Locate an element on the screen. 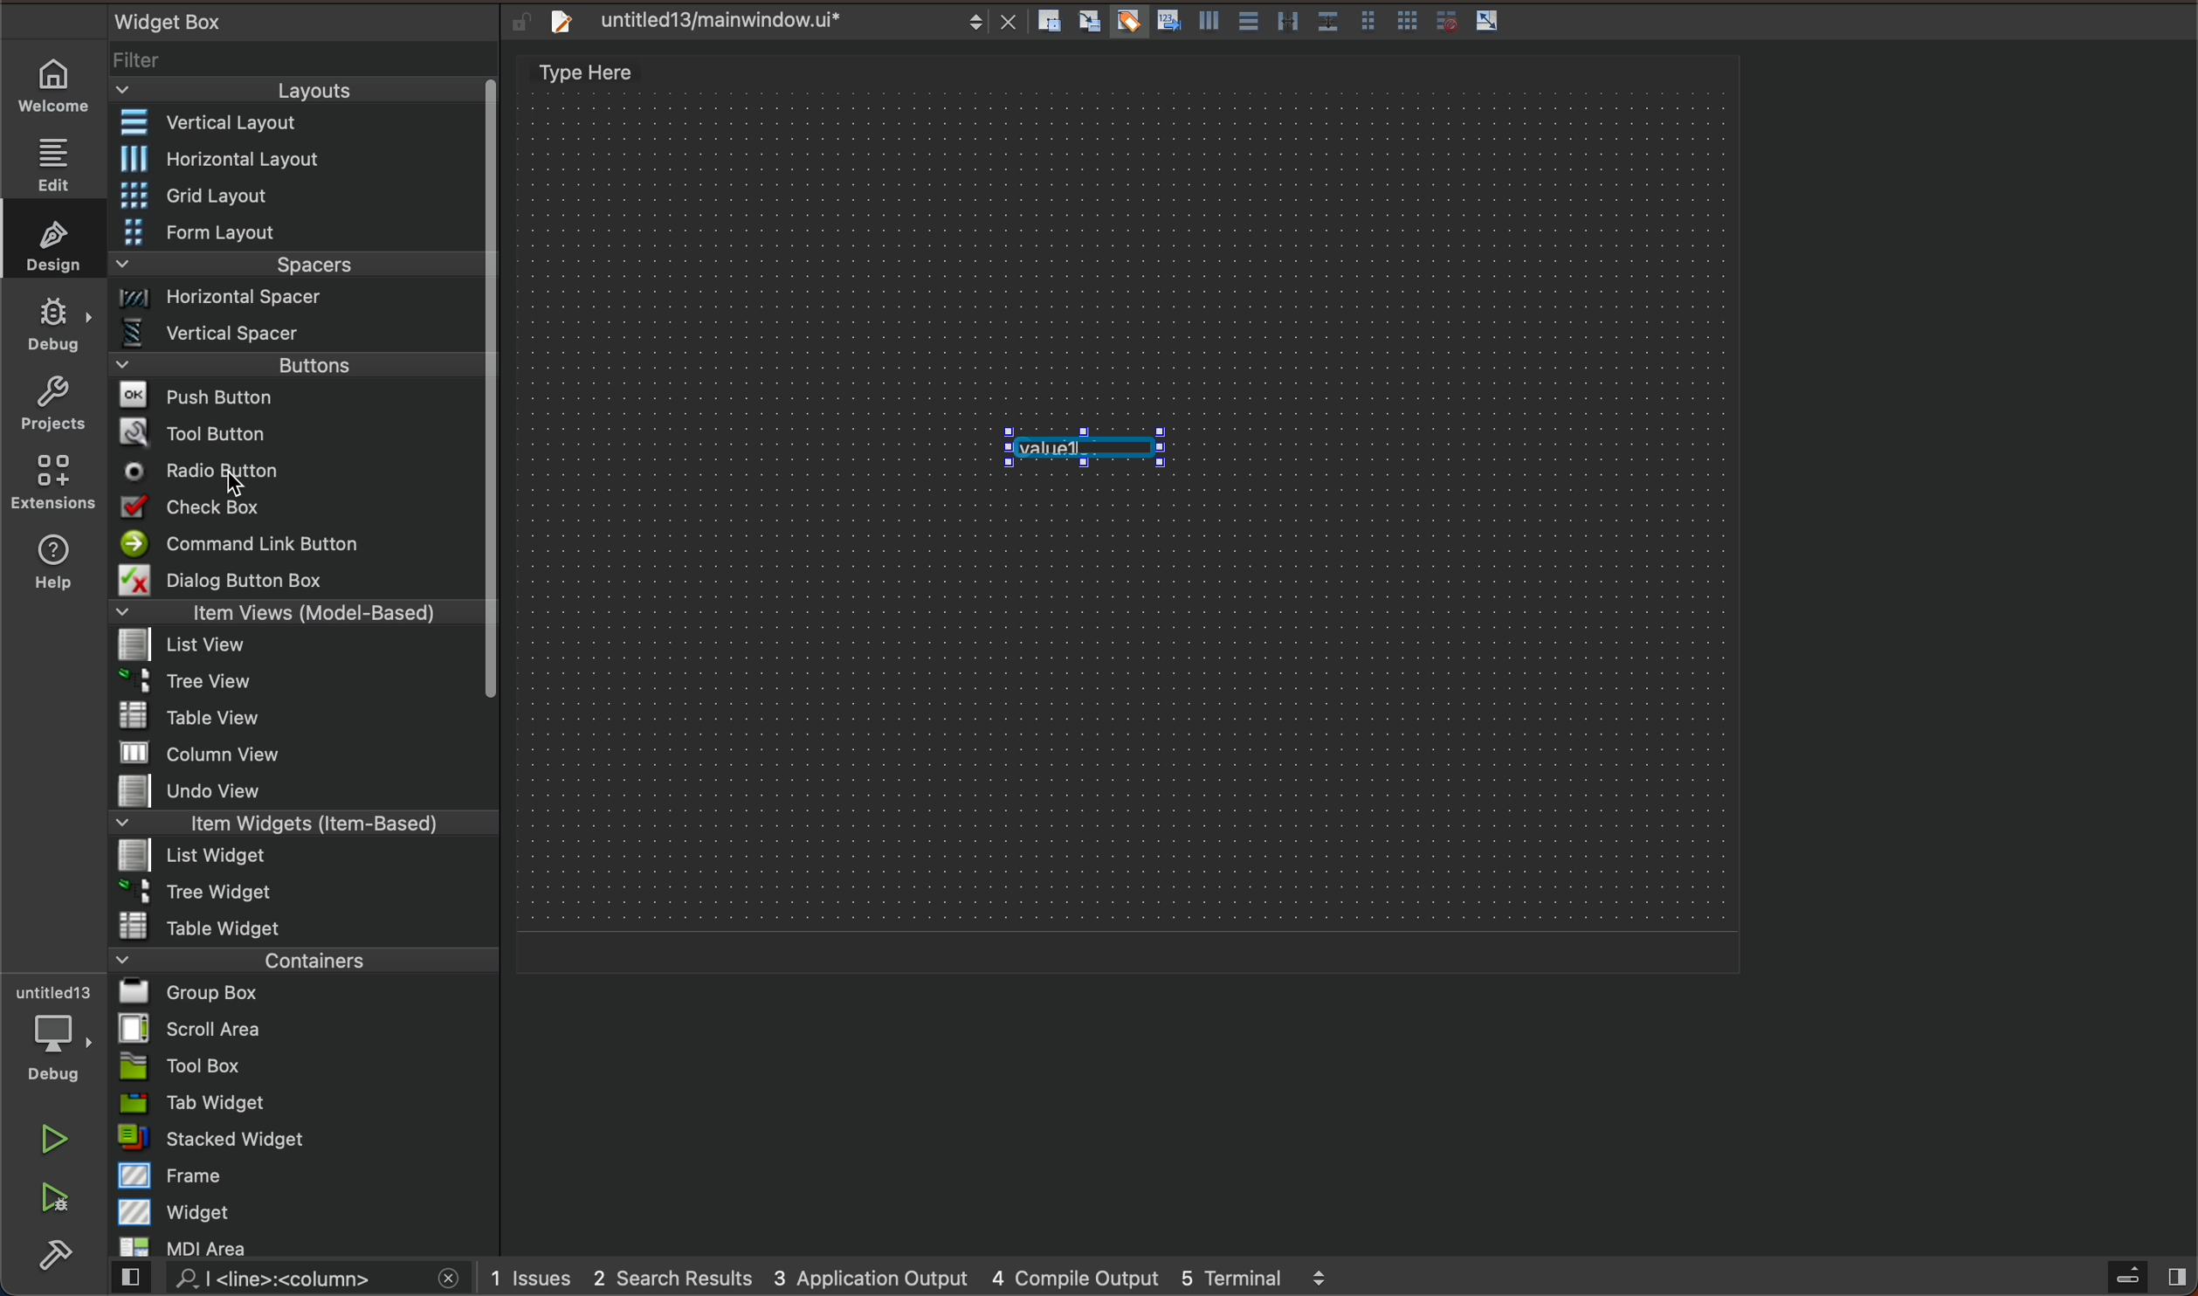  frame is located at coordinates (307, 1175).